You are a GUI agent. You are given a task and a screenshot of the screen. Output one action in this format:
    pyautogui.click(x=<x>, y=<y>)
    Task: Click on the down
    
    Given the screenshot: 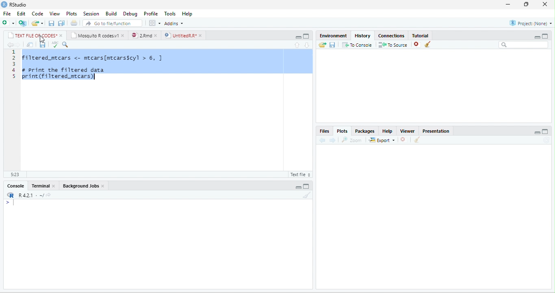 What is the action you would take?
    pyautogui.click(x=308, y=45)
    